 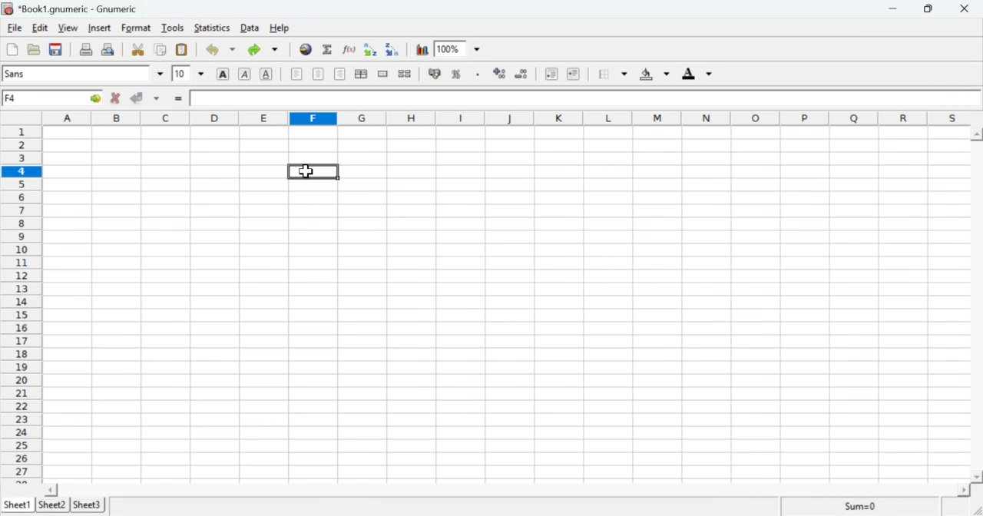 What do you see at coordinates (84, 49) in the screenshot?
I see `Print` at bounding box center [84, 49].